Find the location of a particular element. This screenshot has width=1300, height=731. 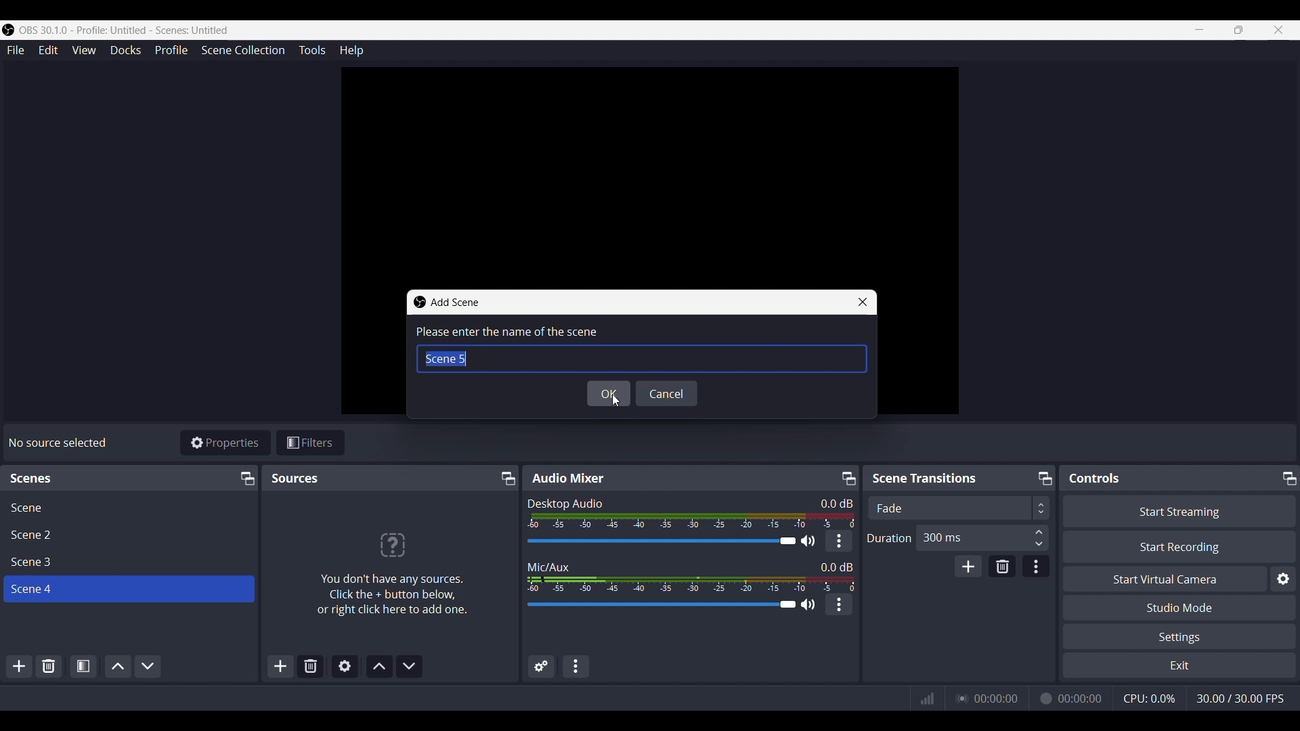

Scene Transition is located at coordinates (933, 477).